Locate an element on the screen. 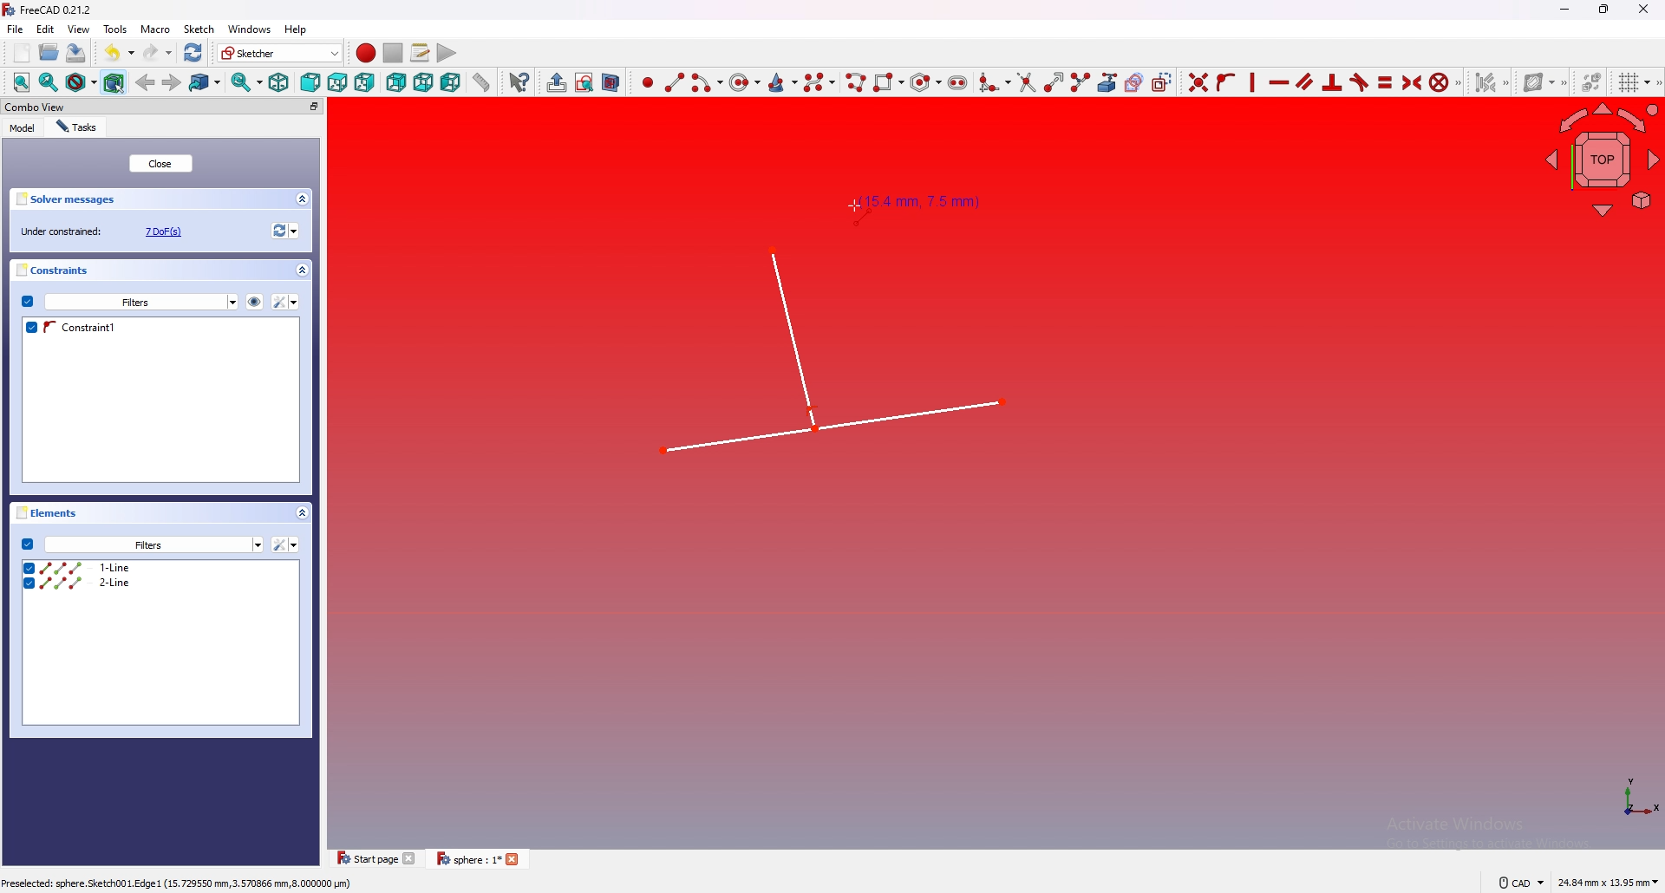 The height and width of the screenshot is (893, 1665). Create B-spline is located at coordinates (820, 81).